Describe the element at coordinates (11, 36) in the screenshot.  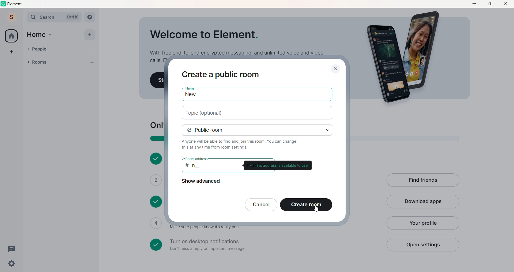
I see `Home` at that location.